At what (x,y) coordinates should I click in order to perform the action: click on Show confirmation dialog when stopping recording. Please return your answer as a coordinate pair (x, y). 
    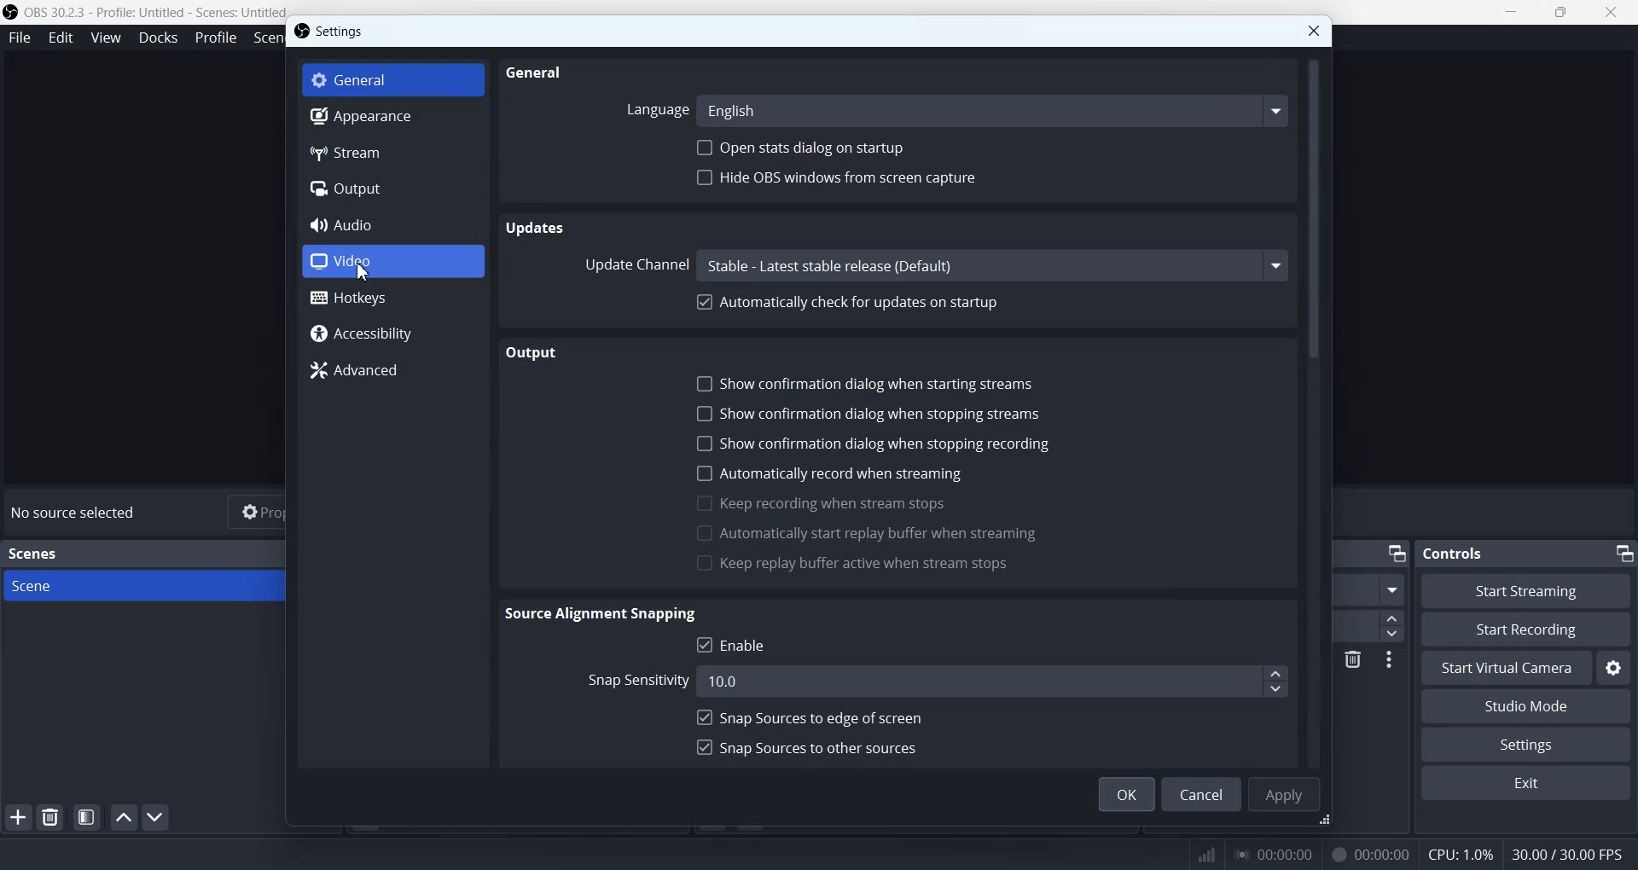
    Looking at the image, I should click on (872, 442).